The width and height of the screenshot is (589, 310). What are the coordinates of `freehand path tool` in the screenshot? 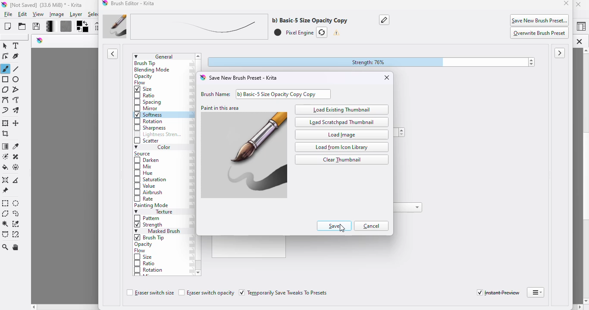 It's located at (16, 100).